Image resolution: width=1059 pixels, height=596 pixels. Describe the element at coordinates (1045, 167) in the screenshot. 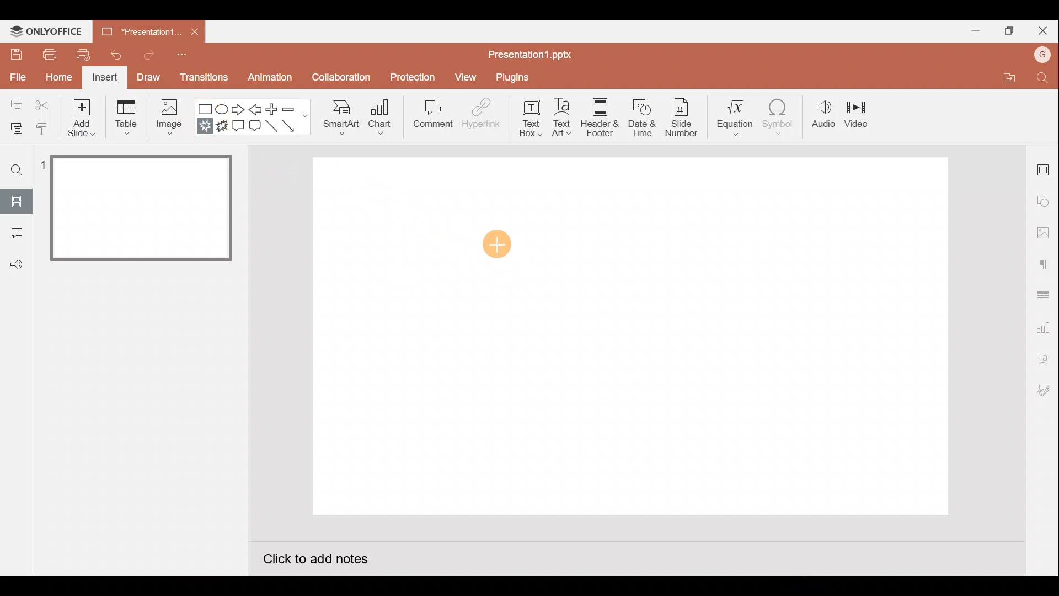

I see `Slide settings` at that location.